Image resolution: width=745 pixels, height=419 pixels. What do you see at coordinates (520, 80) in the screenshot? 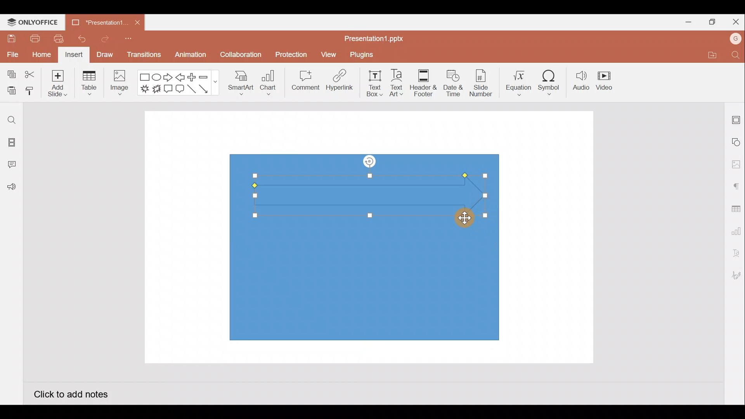
I see `Equation` at bounding box center [520, 80].